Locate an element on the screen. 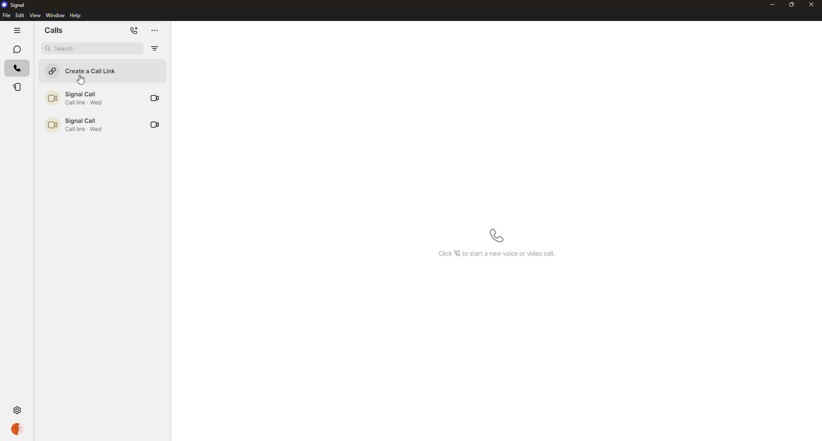 The image size is (822, 441). hide tabs is located at coordinates (17, 31).